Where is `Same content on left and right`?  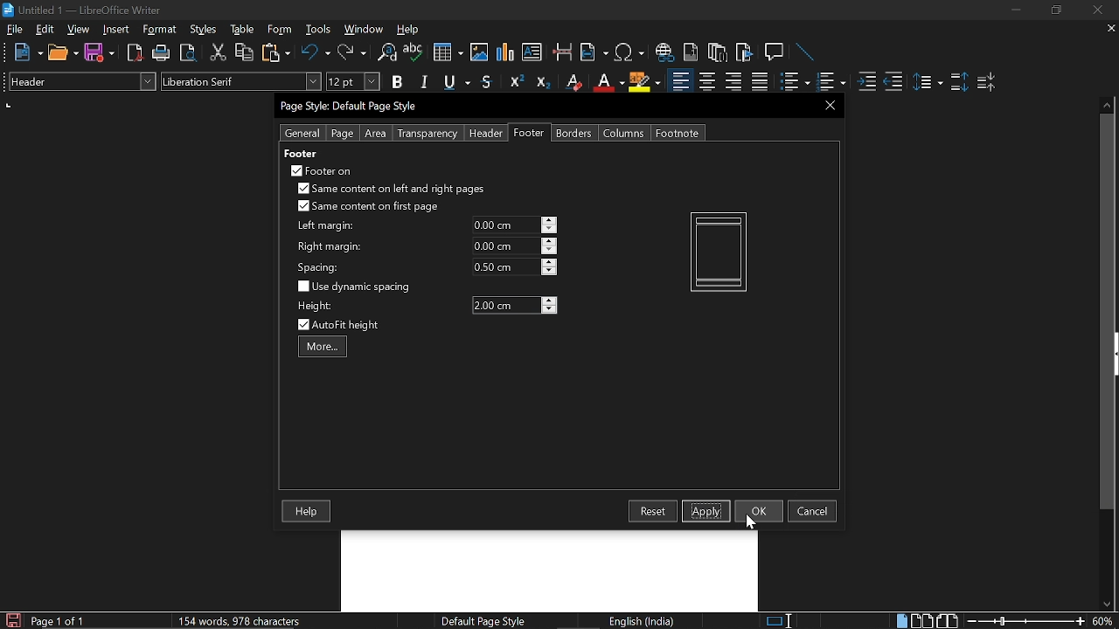
Same content on left and right is located at coordinates (390, 190).